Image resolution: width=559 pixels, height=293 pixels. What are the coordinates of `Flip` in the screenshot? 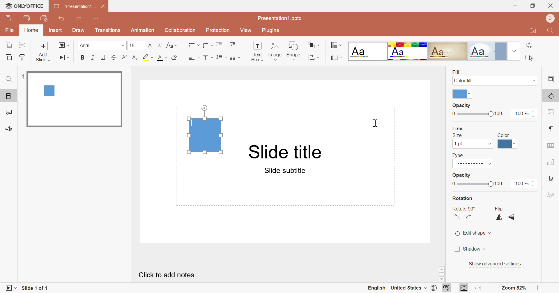 It's located at (498, 208).